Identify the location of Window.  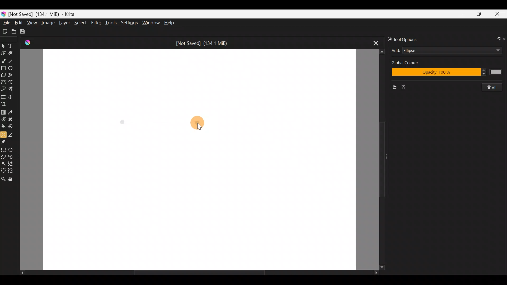
(152, 22).